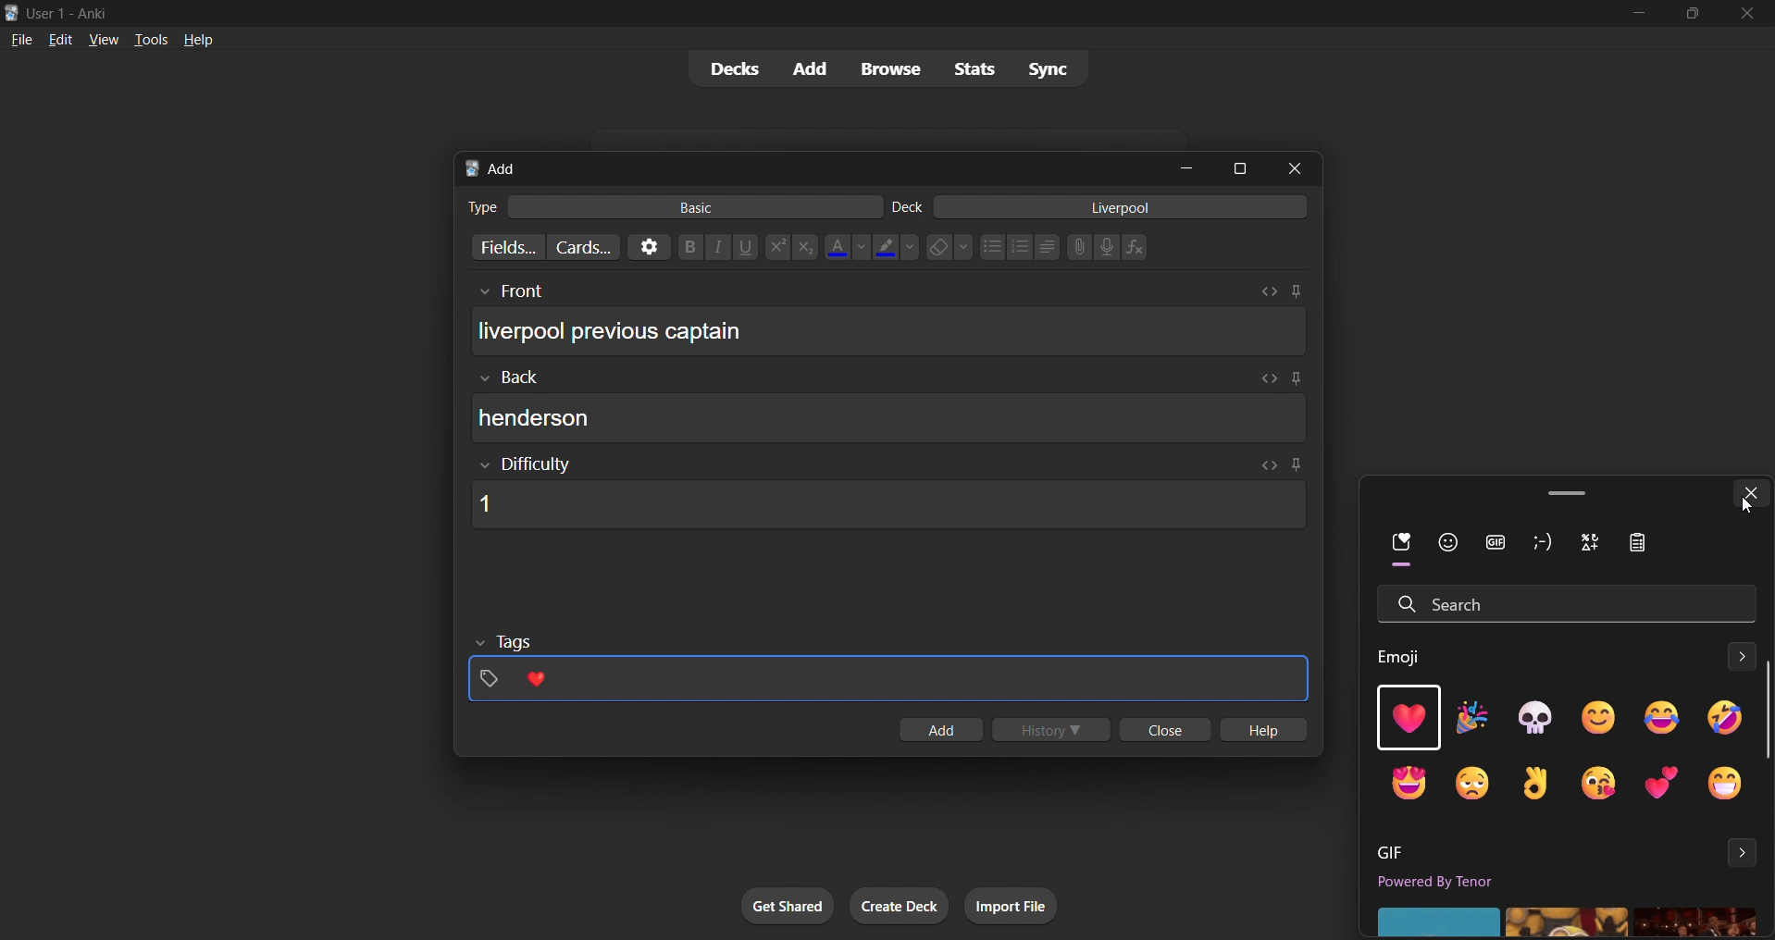  I want to click on search emoji, so click(1563, 600).